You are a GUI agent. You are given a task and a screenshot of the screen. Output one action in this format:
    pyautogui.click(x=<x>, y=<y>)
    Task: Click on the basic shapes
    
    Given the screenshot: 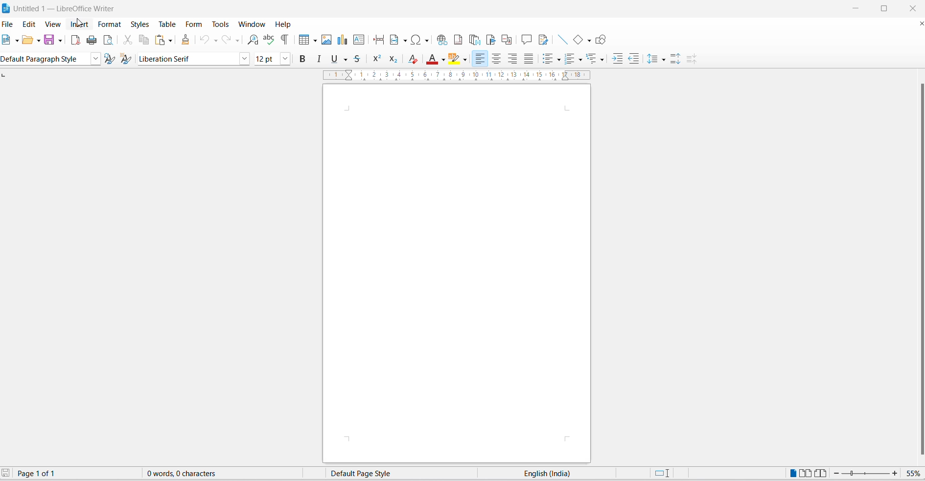 What is the action you would take?
    pyautogui.click(x=576, y=40)
    